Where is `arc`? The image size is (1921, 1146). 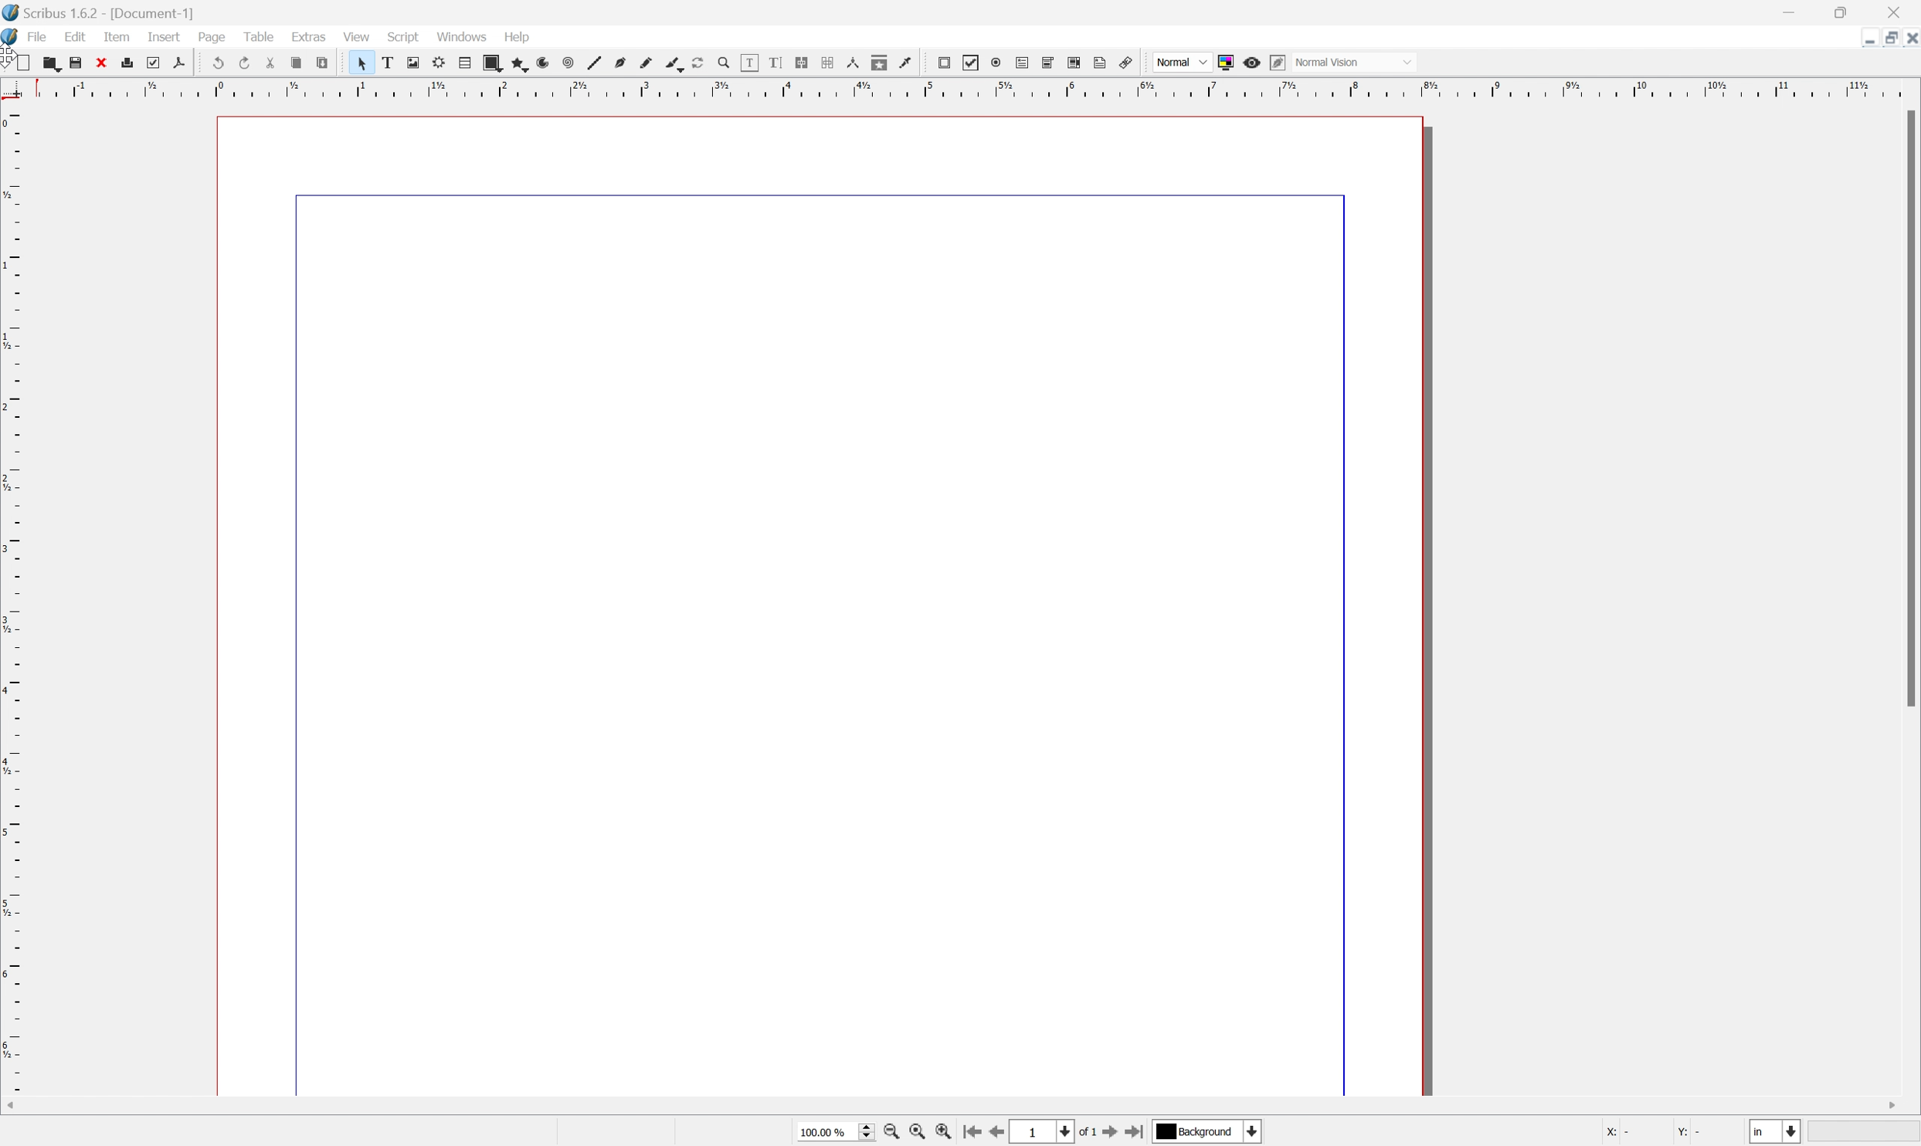
arc is located at coordinates (543, 62).